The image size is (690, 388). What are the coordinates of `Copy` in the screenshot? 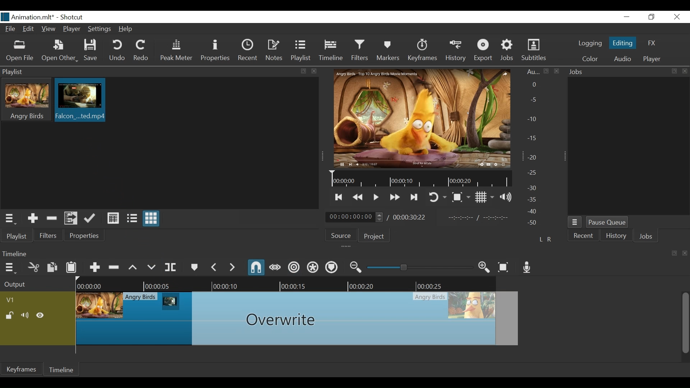 It's located at (52, 267).